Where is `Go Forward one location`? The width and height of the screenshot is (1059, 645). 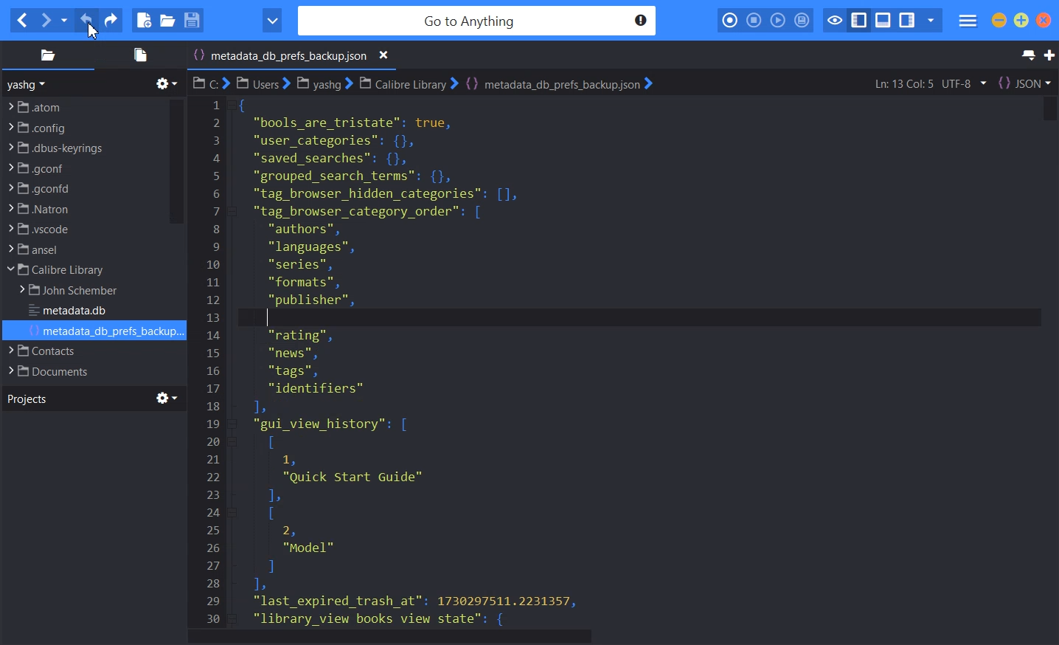
Go Forward one location is located at coordinates (45, 21).